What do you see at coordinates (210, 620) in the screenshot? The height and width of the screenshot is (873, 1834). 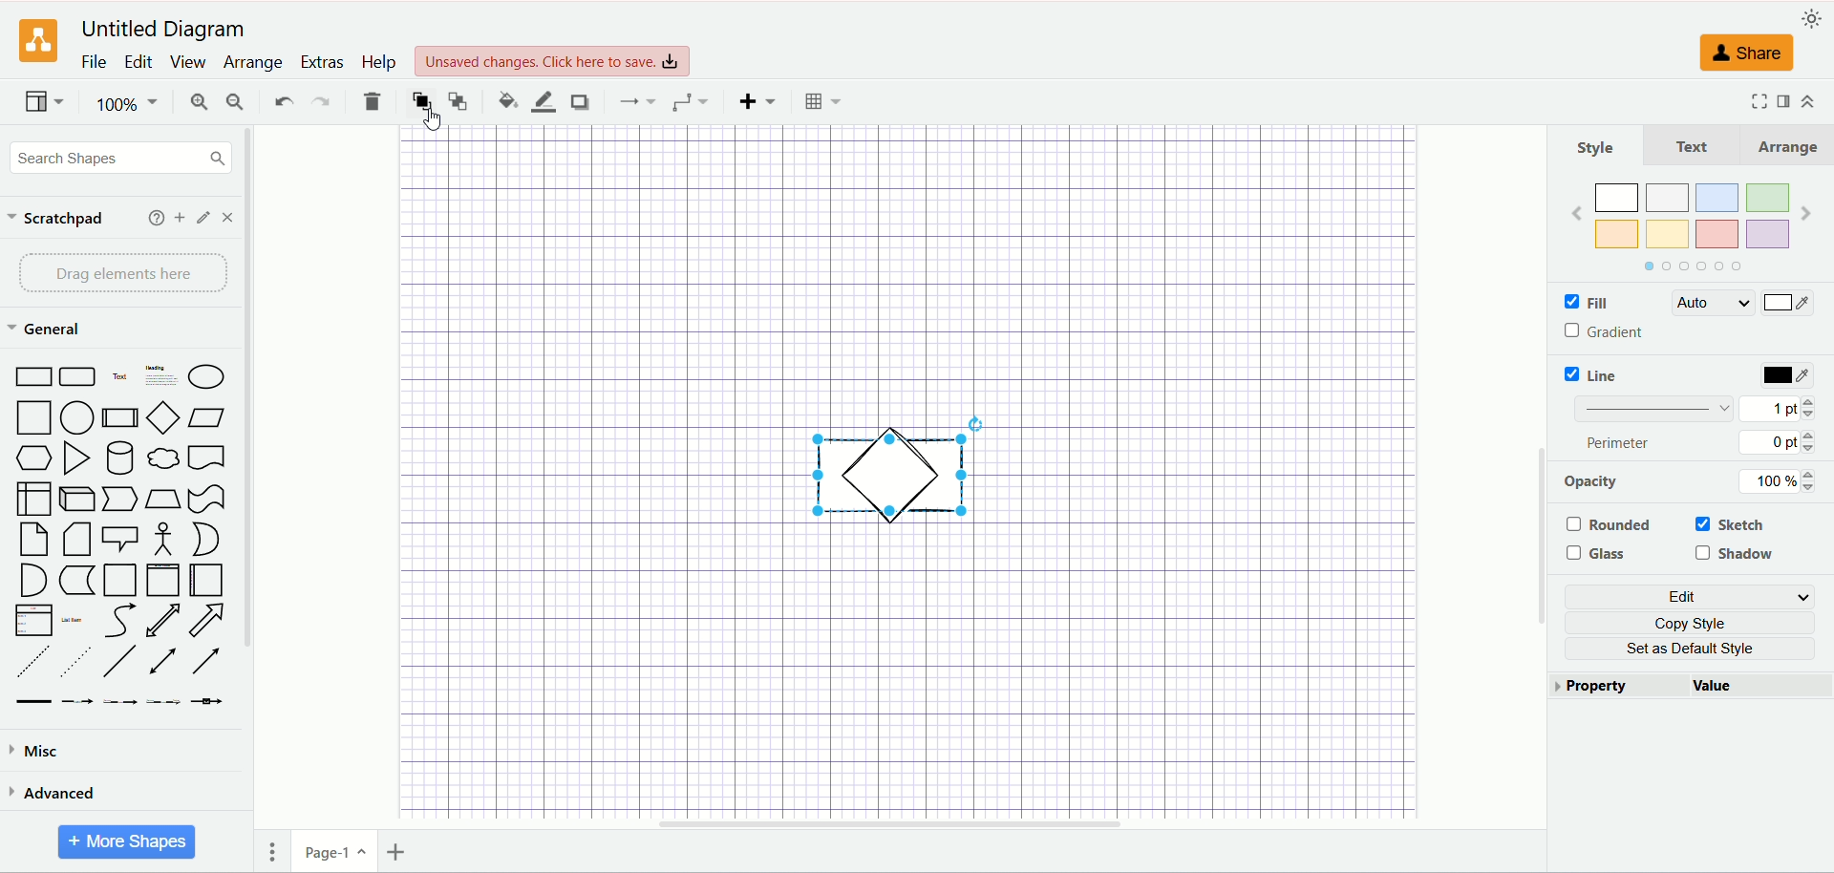 I see `arrow` at bounding box center [210, 620].